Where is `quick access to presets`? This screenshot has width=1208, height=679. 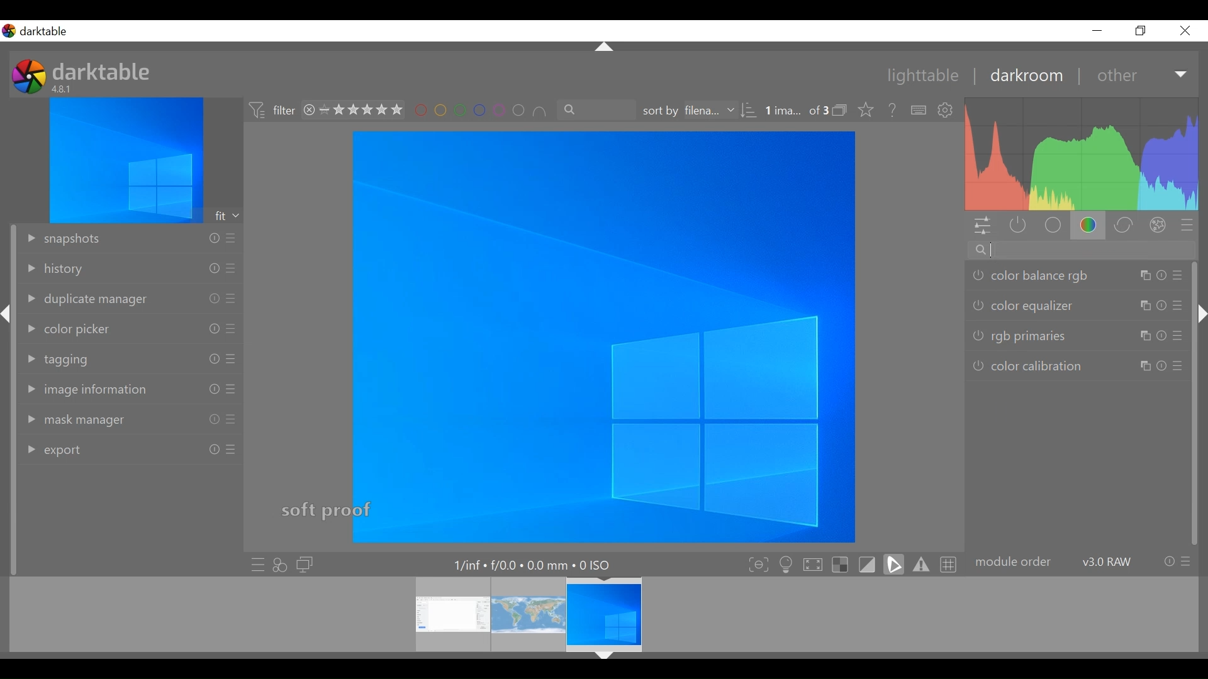
quick access to presets is located at coordinates (254, 564).